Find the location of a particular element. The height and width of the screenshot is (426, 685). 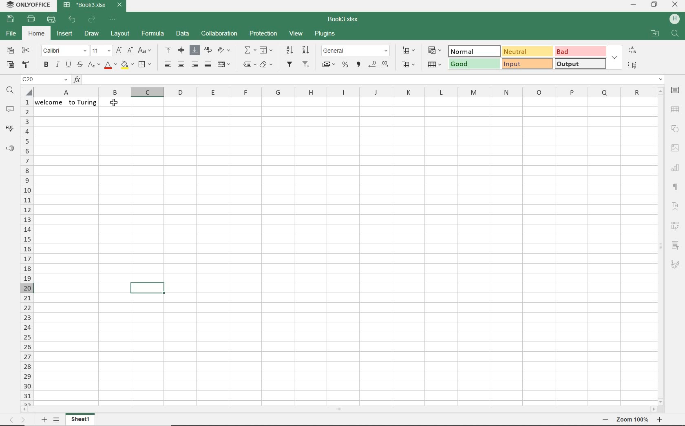

copy style is located at coordinates (27, 65).